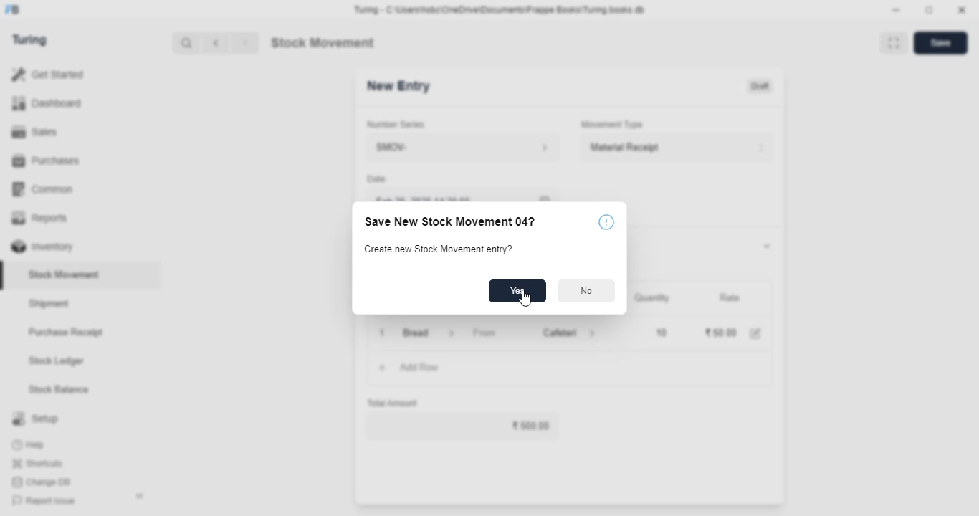 This screenshot has height=516, width=979. I want to click on draft, so click(761, 86).